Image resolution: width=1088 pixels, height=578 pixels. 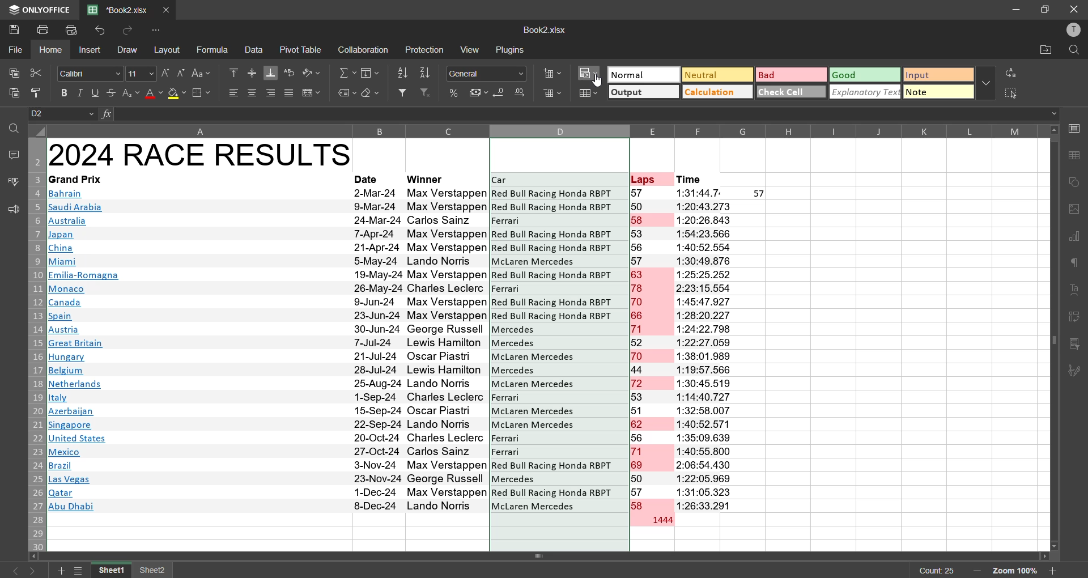 What do you see at coordinates (126, 49) in the screenshot?
I see `draw` at bounding box center [126, 49].